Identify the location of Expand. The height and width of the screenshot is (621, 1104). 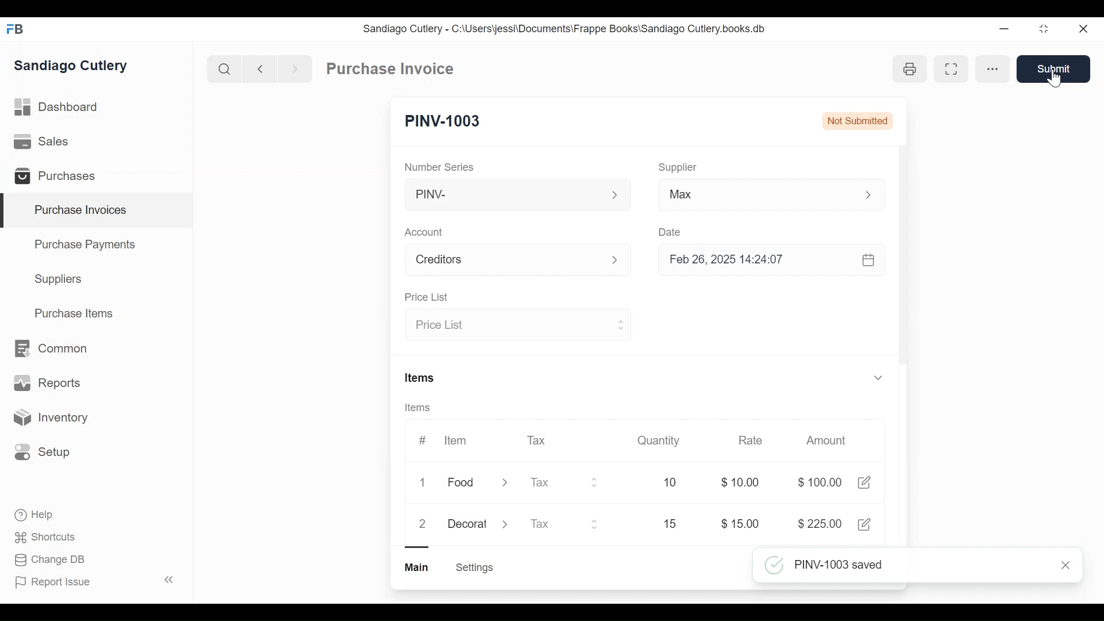
(595, 482).